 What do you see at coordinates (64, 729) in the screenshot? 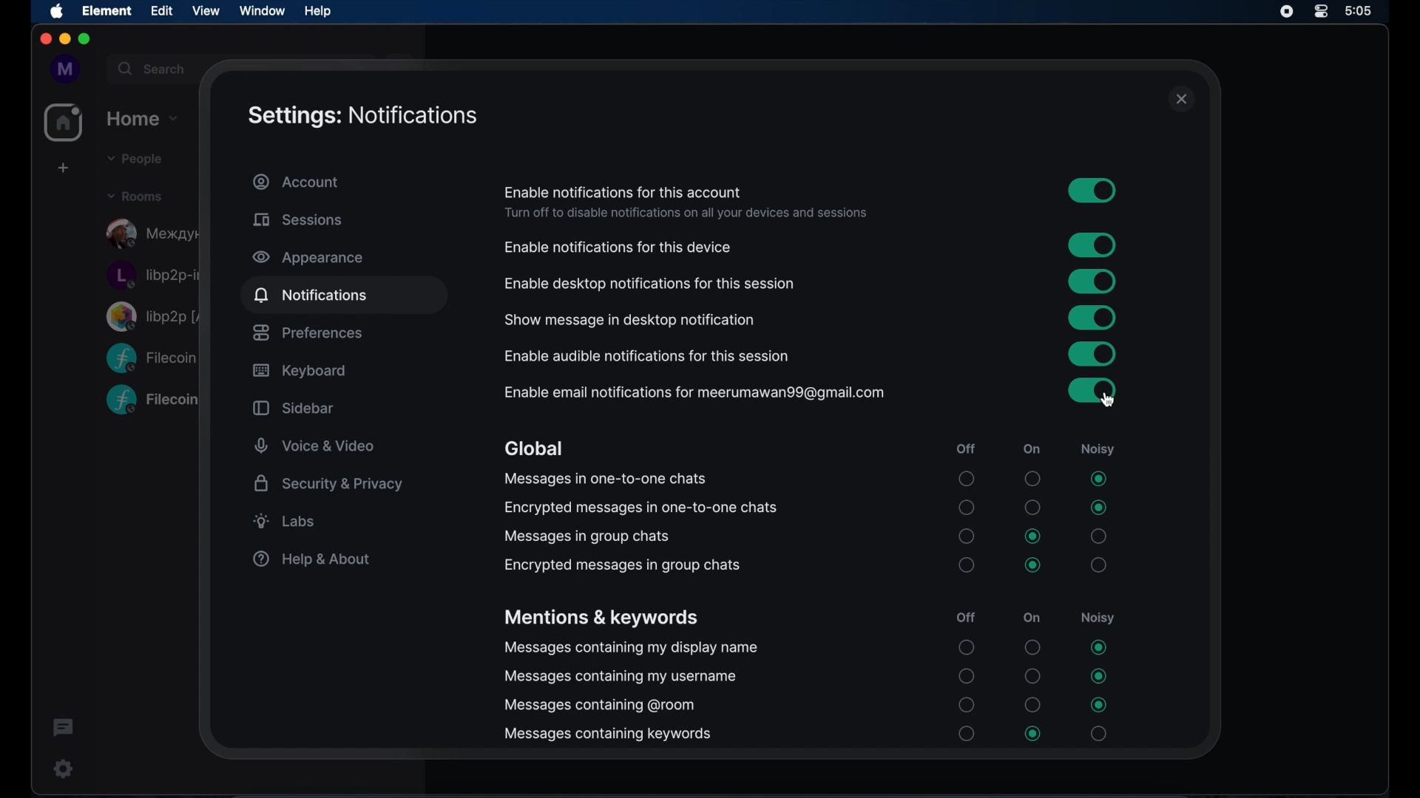
I see `thread activity` at bounding box center [64, 729].